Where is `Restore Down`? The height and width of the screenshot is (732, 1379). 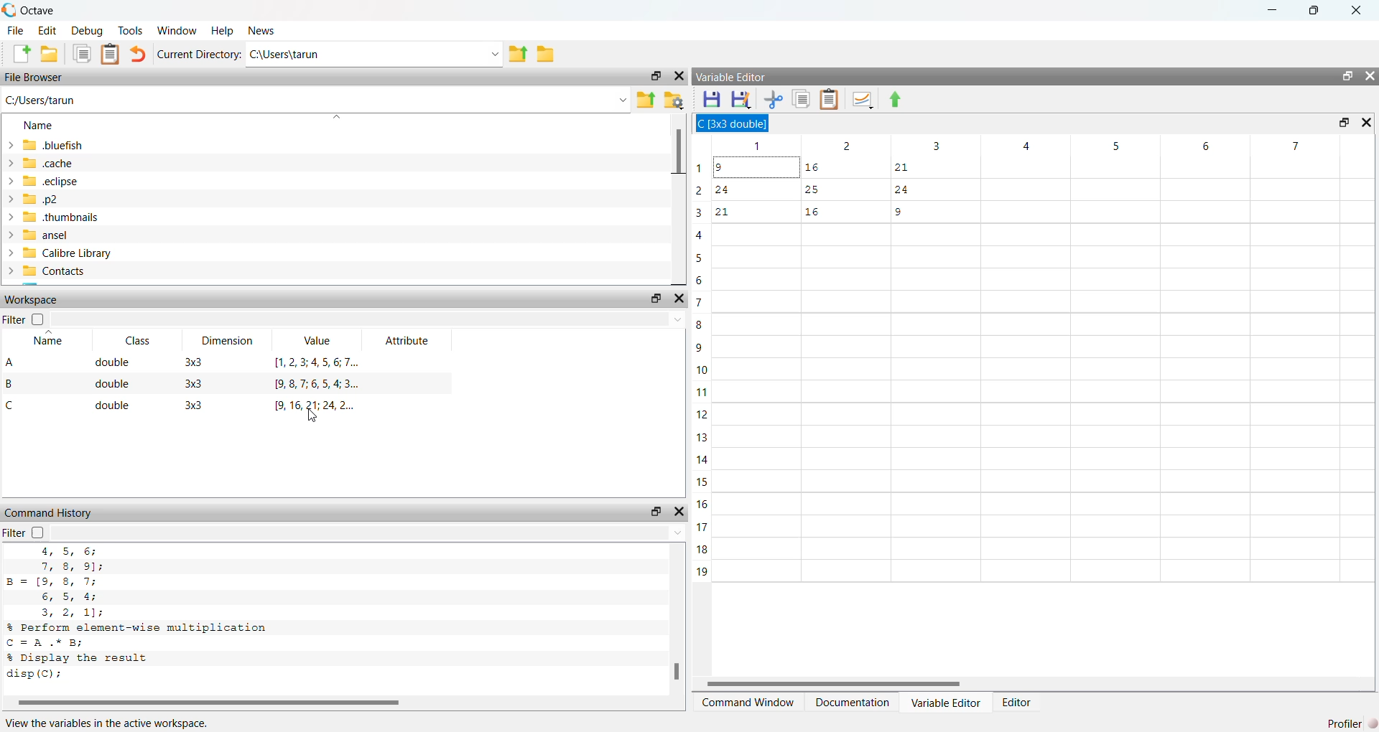
Restore Down is located at coordinates (1348, 76).